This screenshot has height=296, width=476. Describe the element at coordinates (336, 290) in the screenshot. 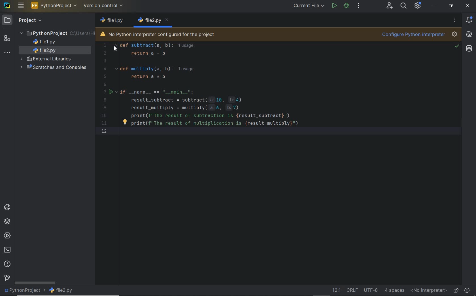

I see `go to line` at that location.